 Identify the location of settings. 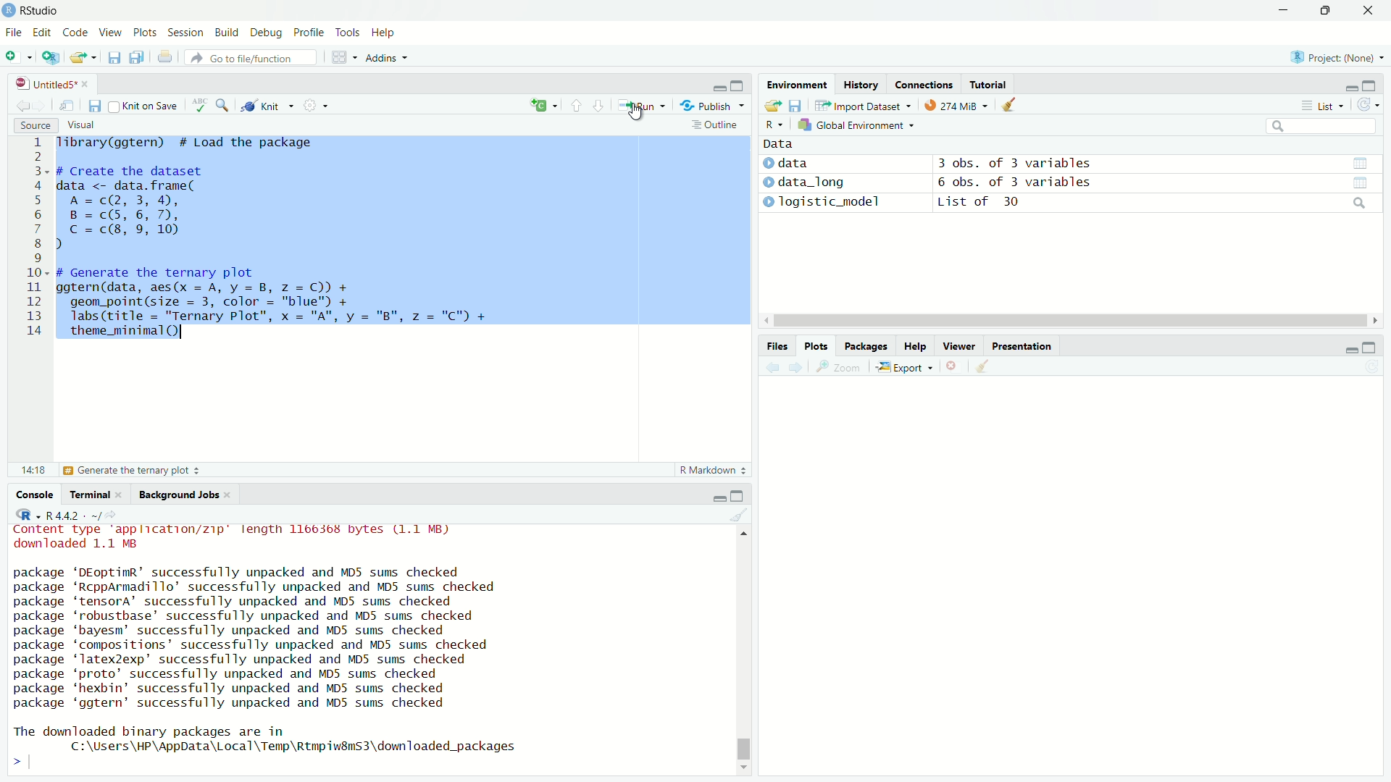
(321, 108).